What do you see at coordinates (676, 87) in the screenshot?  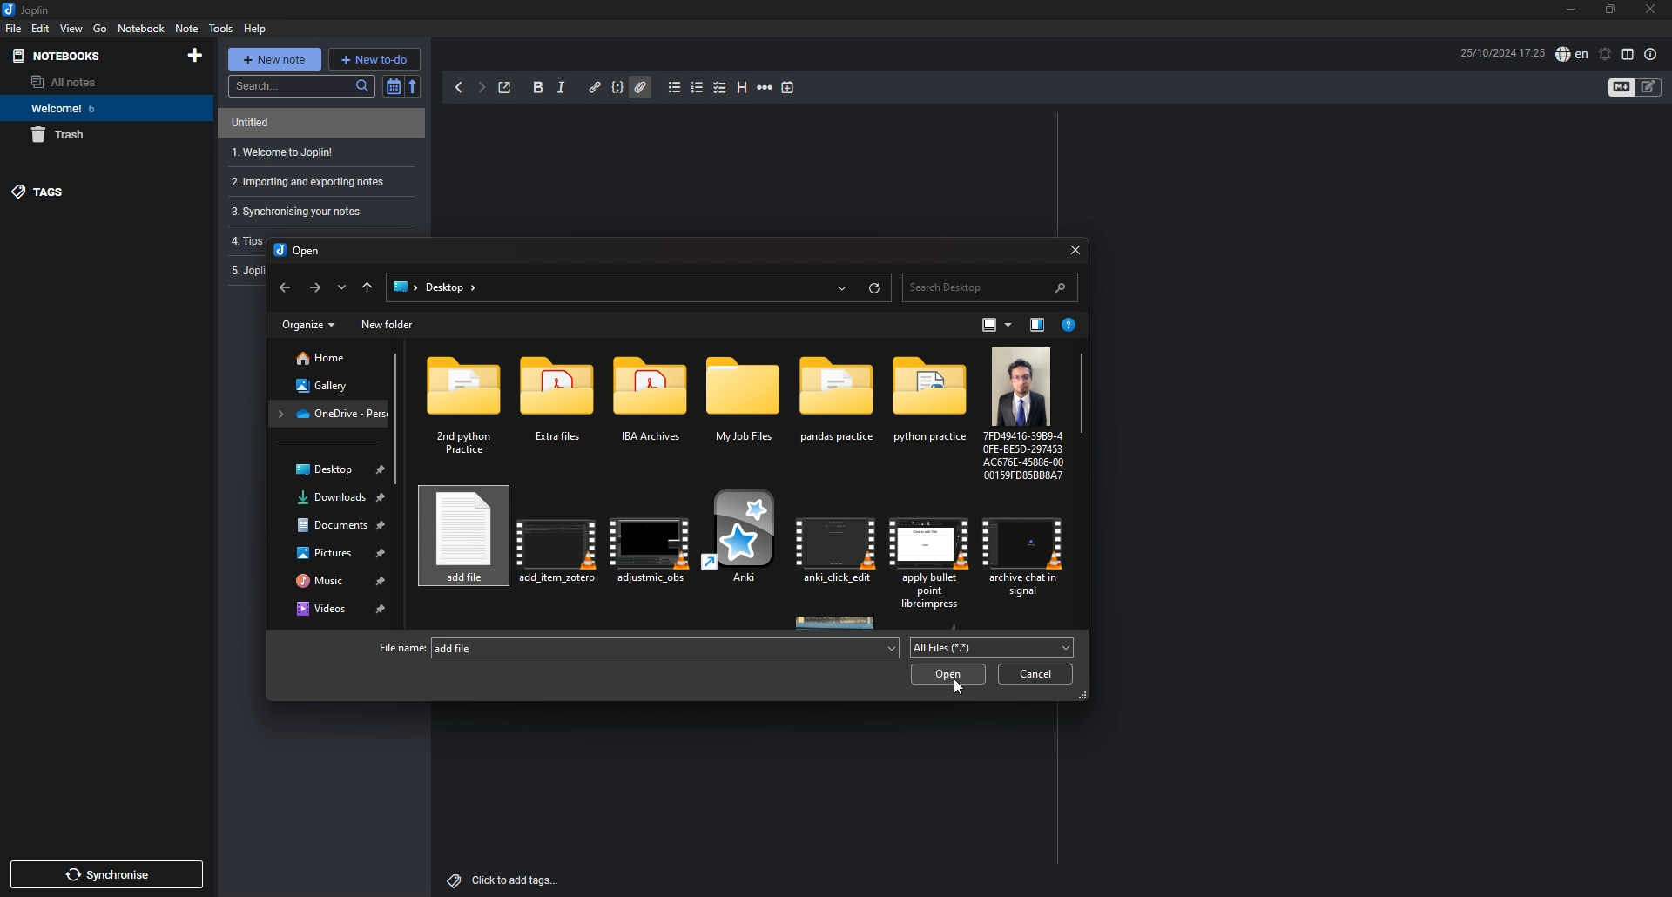 I see `bullet list` at bounding box center [676, 87].